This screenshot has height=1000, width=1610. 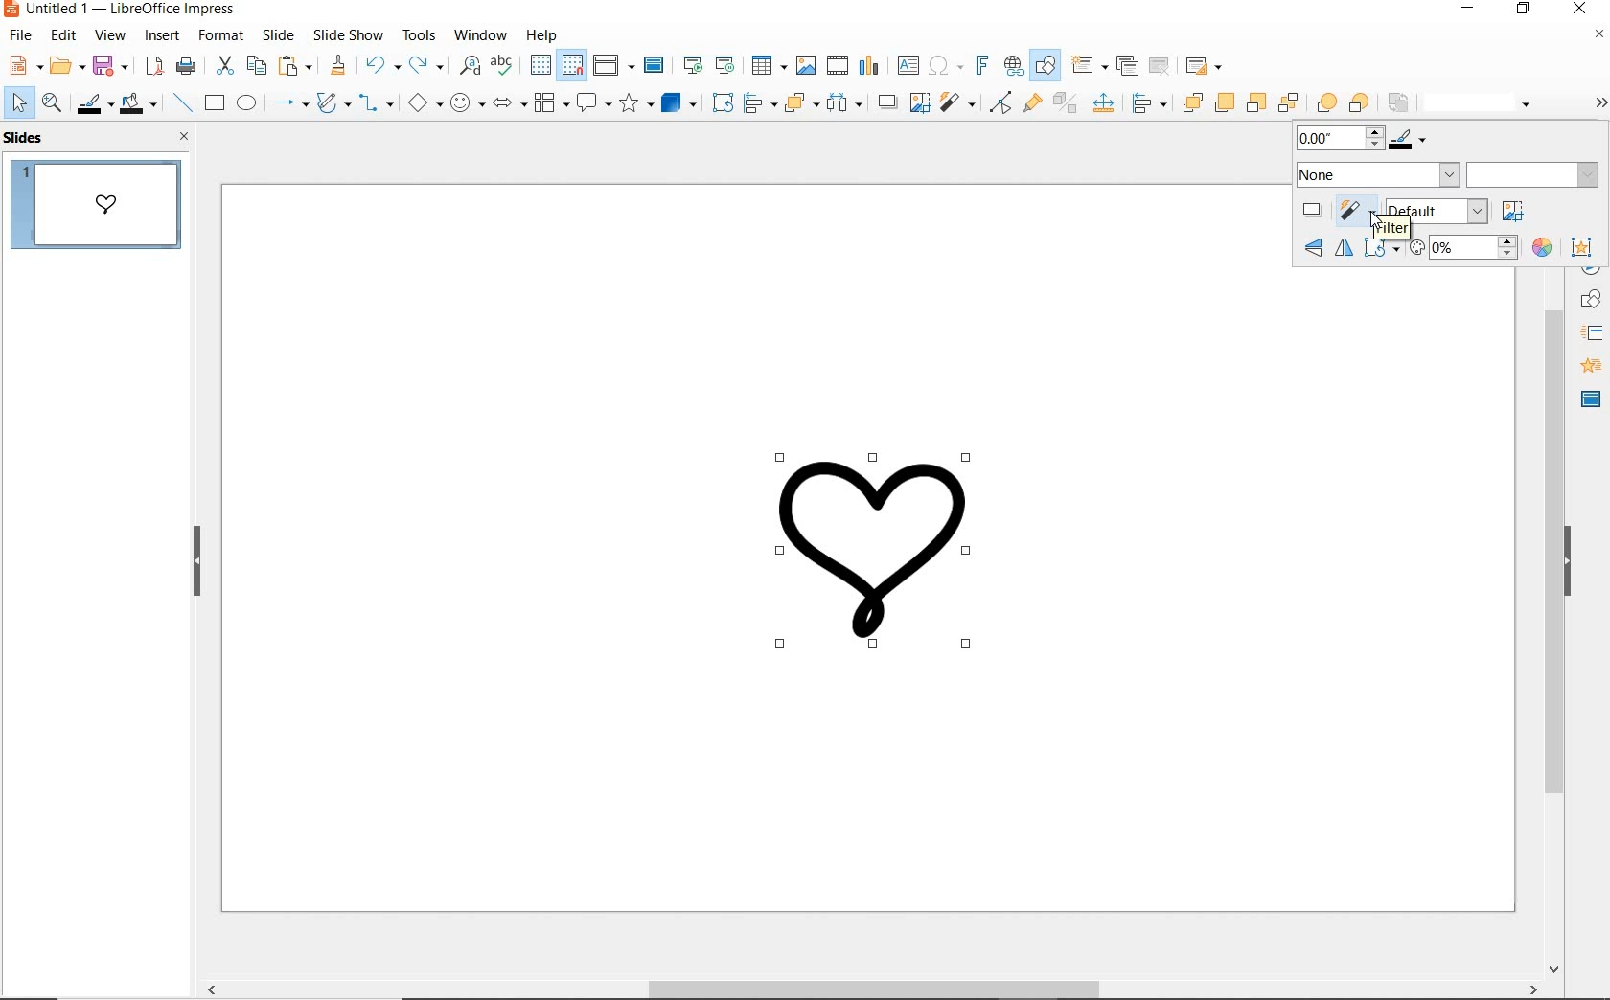 I want to click on CLOSE, so click(x=185, y=136).